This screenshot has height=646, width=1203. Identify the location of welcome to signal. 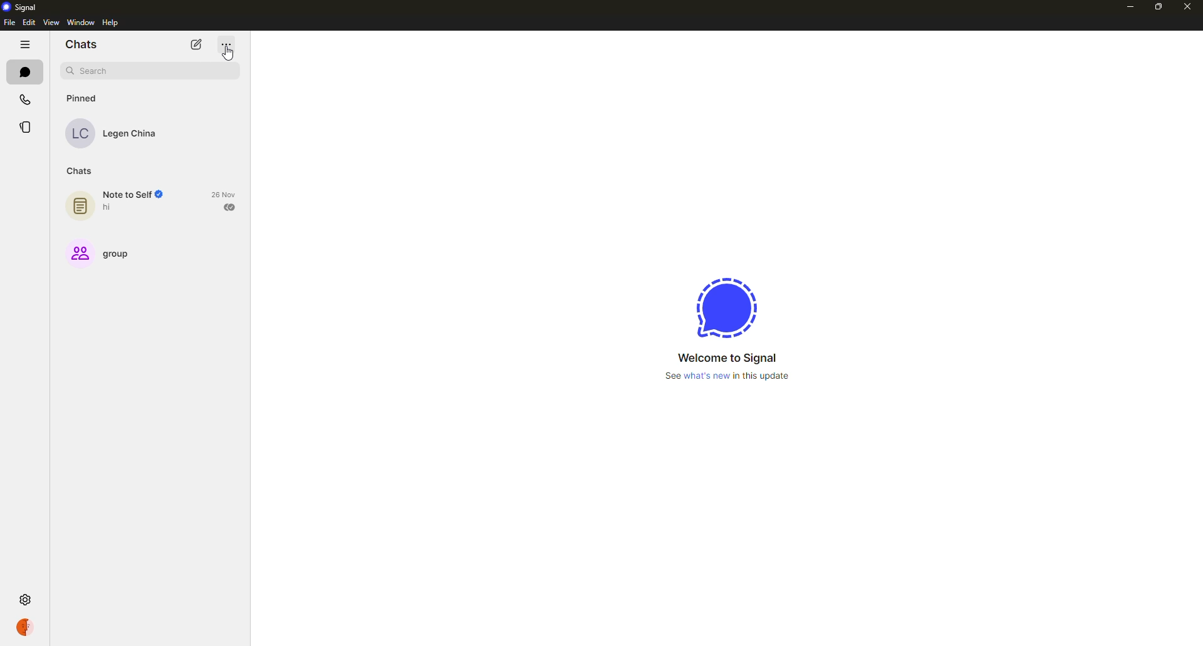
(727, 357).